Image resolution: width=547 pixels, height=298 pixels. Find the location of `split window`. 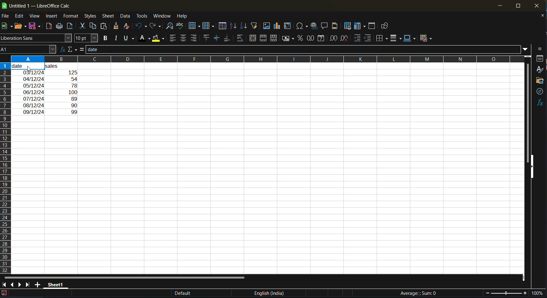

split window is located at coordinates (372, 26).